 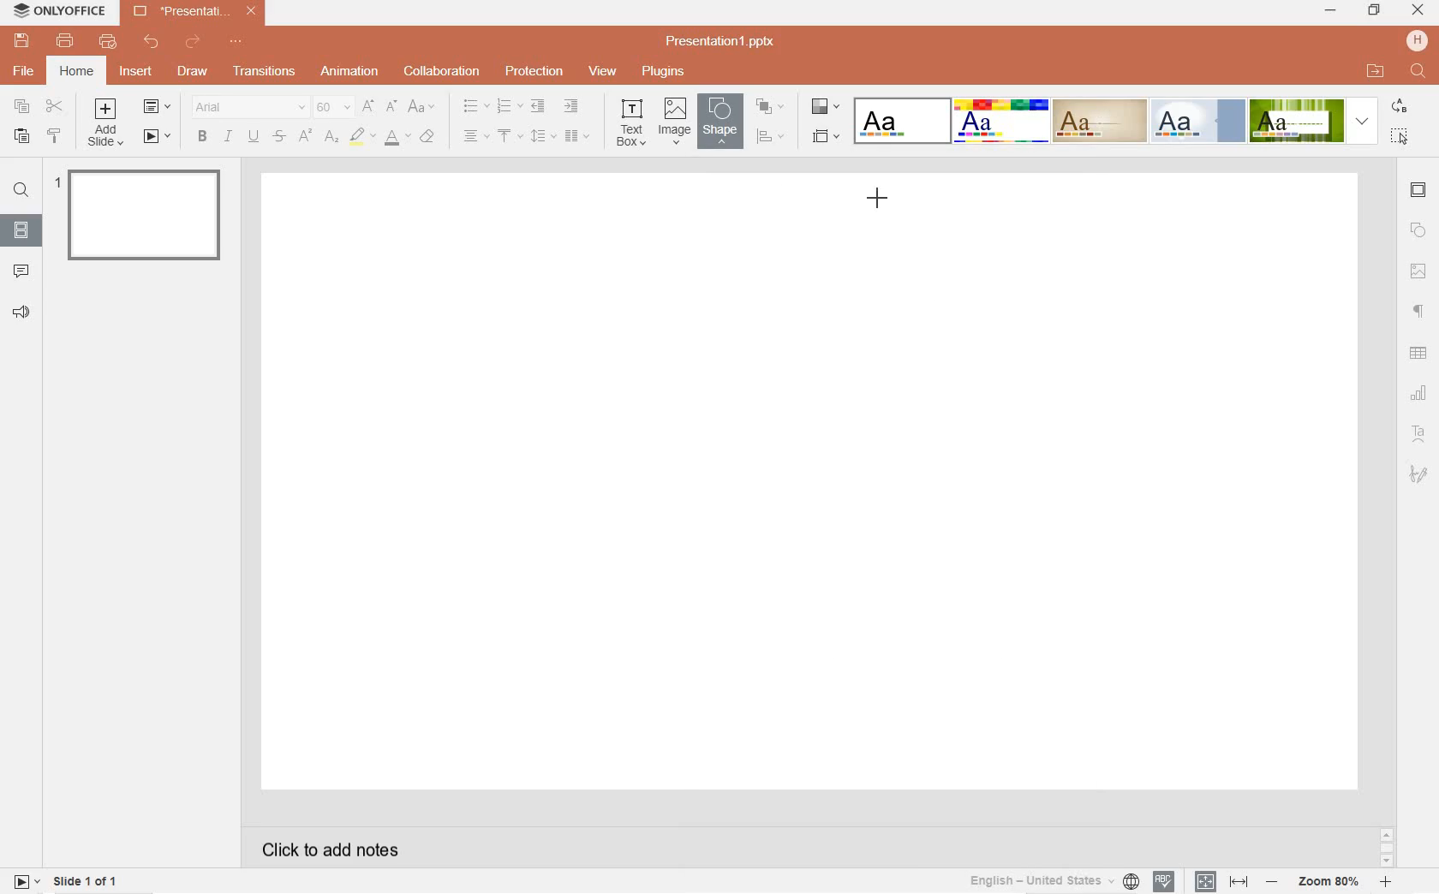 I want to click on ONLYOFFICE, so click(x=61, y=14).